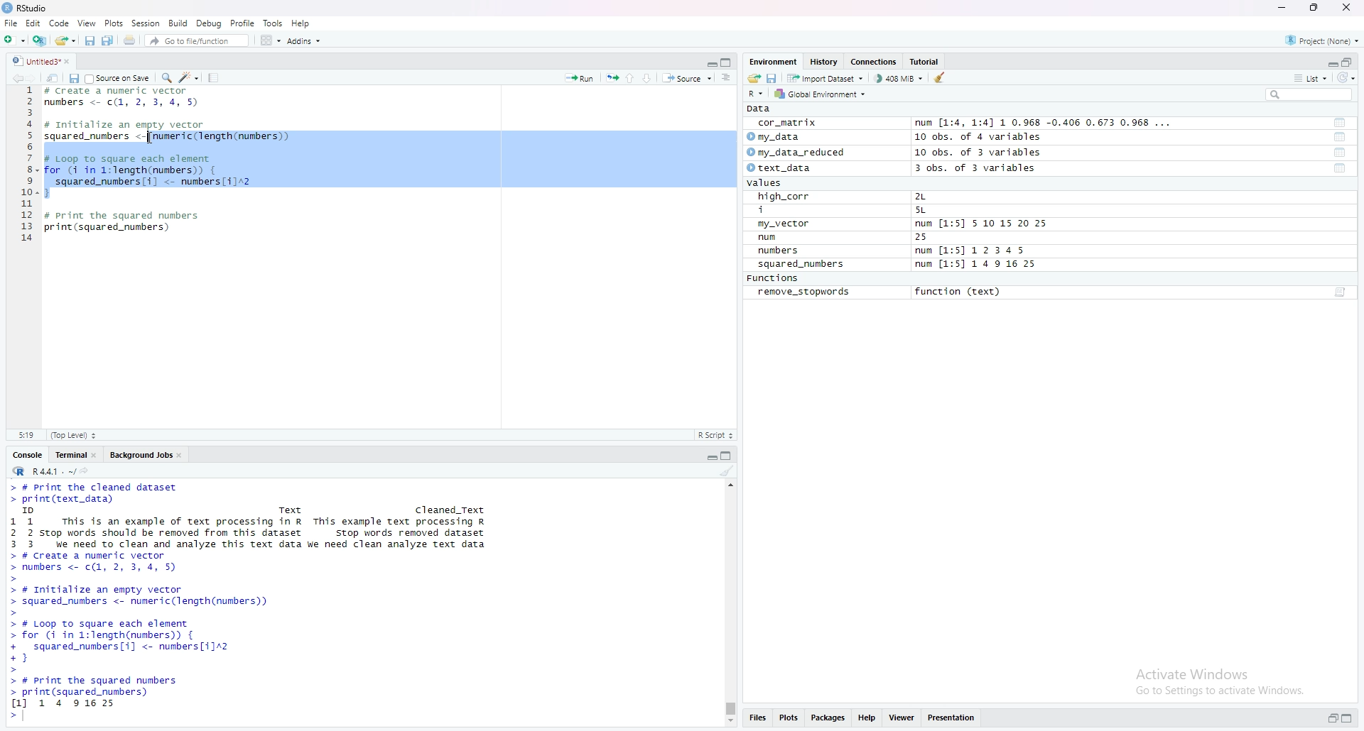  What do you see at coordinates (729, 722) in the screenshot?
I see `scrollbar down` at bounding box center [729, 722].